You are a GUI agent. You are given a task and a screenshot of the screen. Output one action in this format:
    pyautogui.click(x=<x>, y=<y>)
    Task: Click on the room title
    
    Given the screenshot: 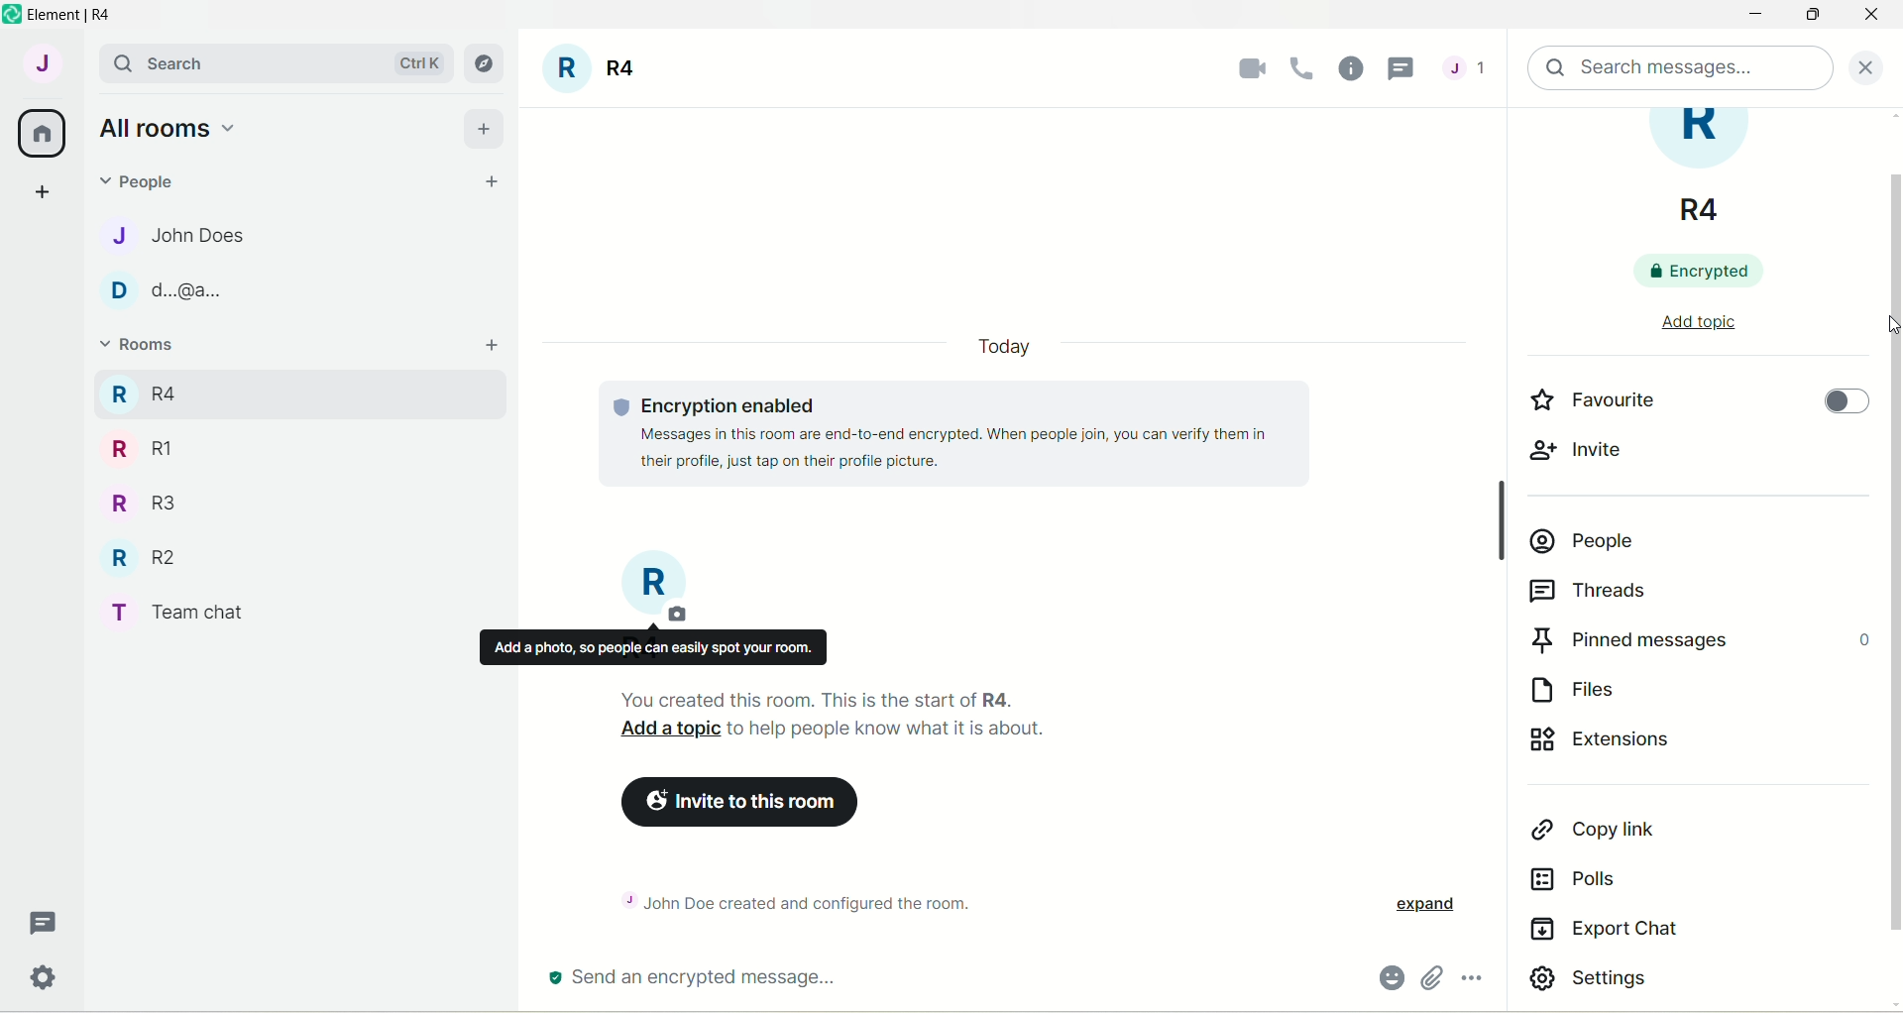 What is the action you would take?
    pyautogui.click(x=656, y=588)
    